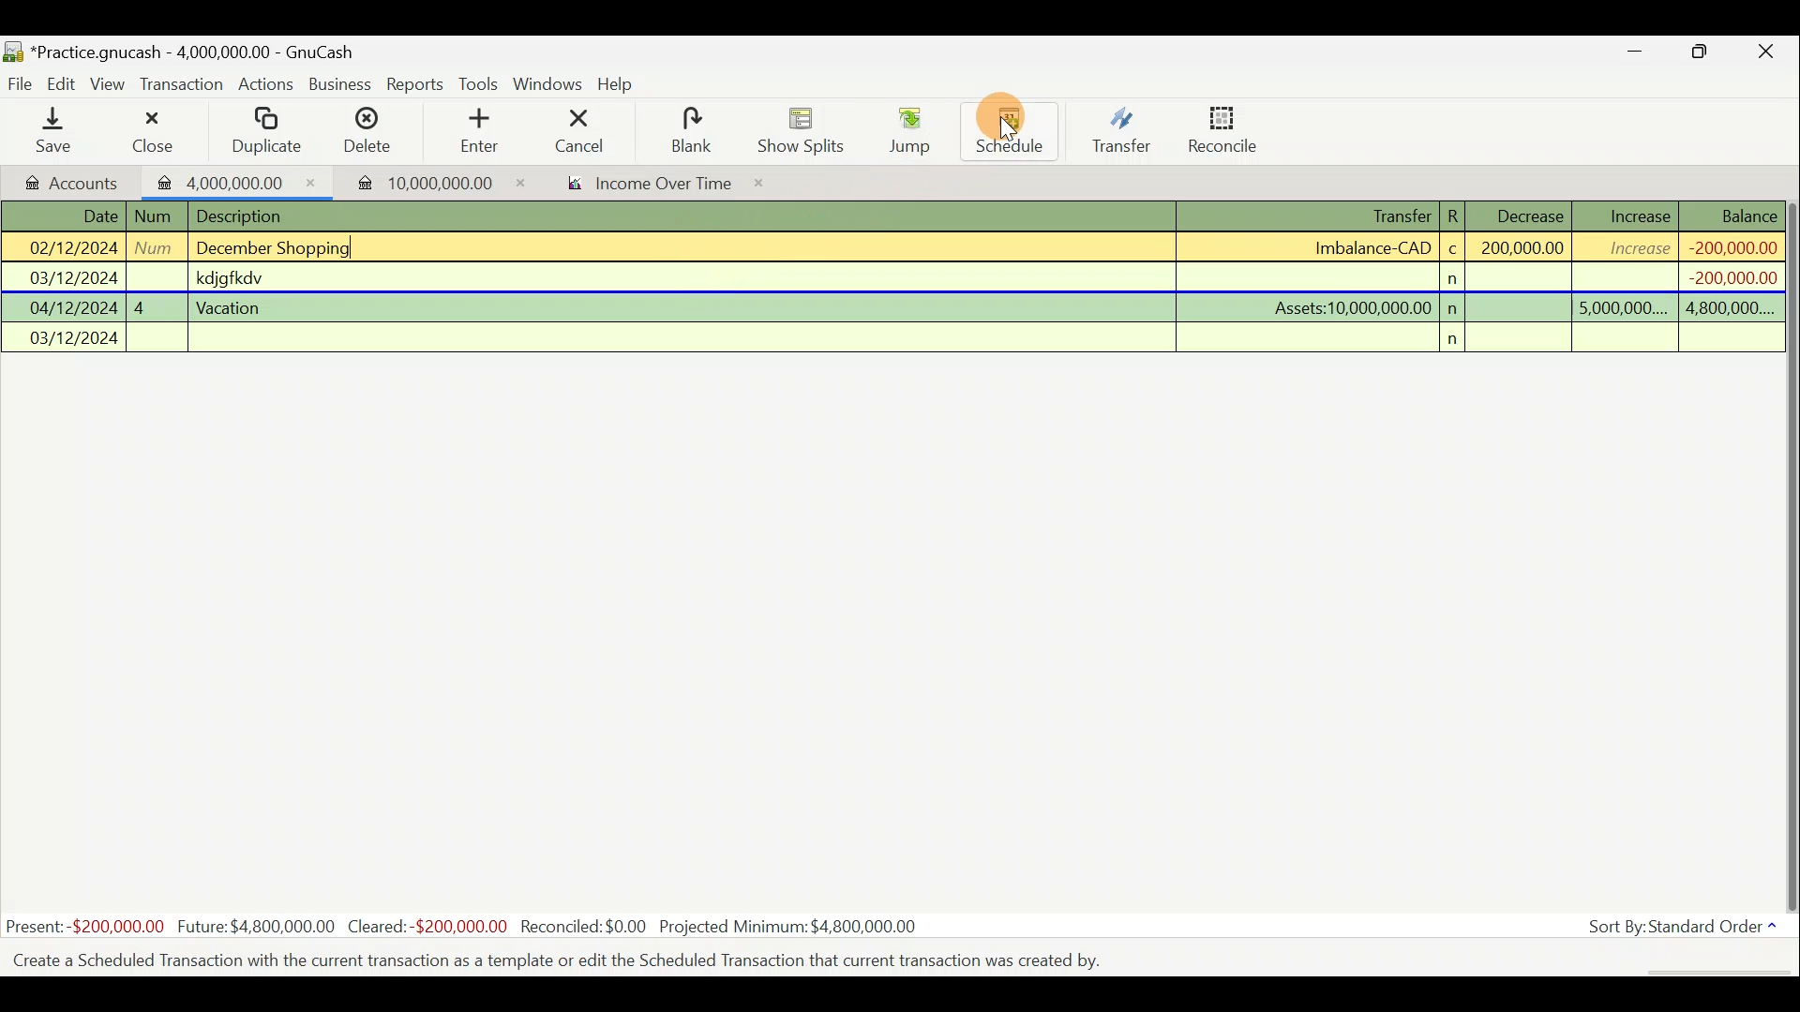  What do you see at coordinates (266, 87) in the screenshot?
I see `Actions` at bounding box center [266, 87].